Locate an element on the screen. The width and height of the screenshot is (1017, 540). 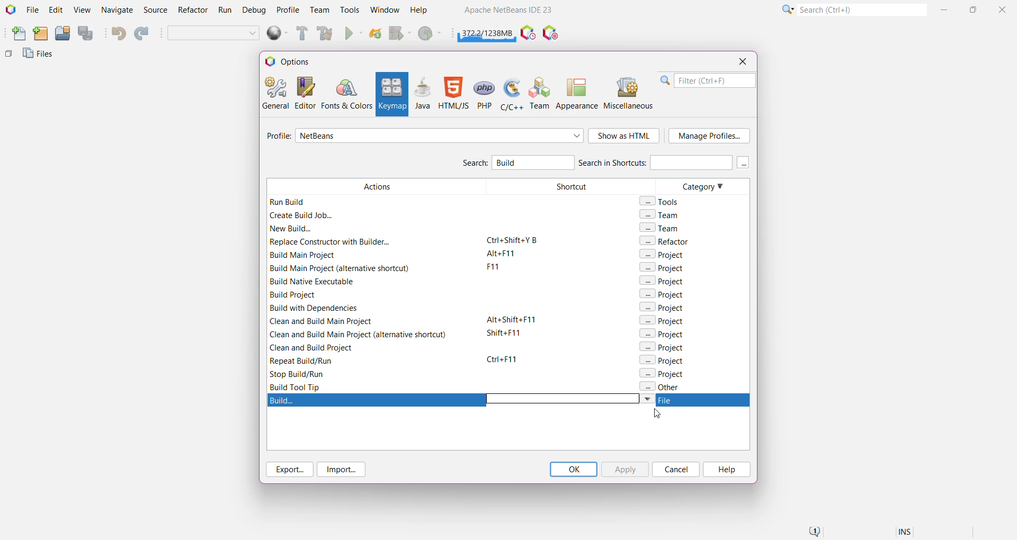
Edit is located at coordinates (56, 11).